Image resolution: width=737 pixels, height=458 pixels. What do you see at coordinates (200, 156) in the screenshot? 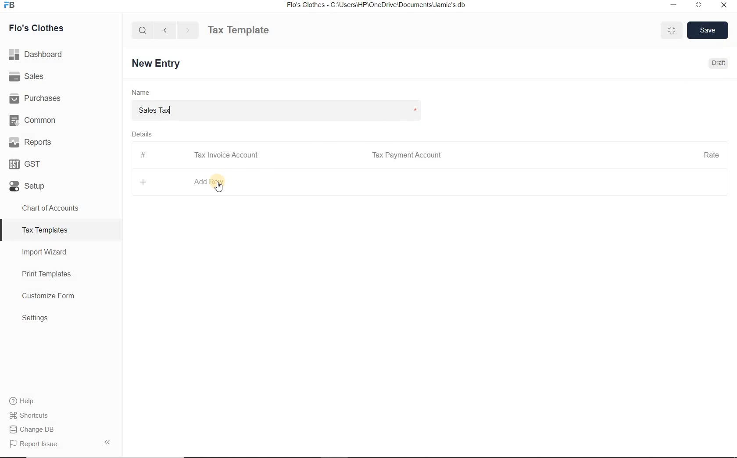
I see `# Tax Invoice Account` at bounding box center [200, 156].